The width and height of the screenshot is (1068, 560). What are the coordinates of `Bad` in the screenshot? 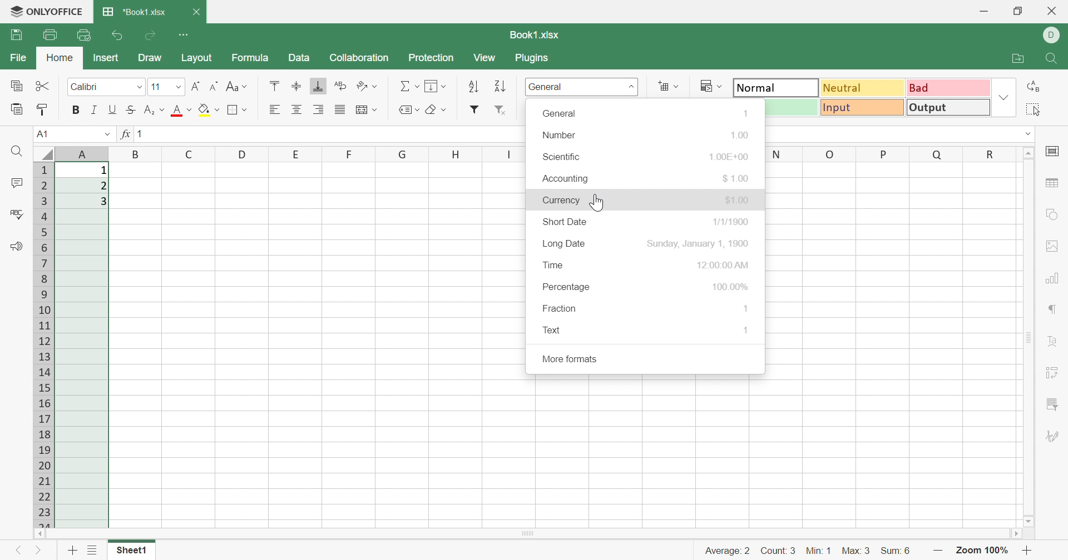 It's located at (947, 87).